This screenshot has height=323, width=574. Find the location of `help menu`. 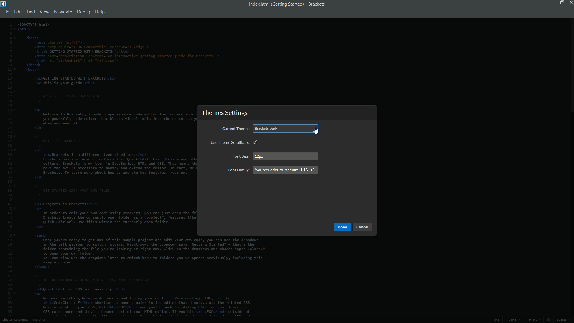

help menu is located at coordinates (100, 13).